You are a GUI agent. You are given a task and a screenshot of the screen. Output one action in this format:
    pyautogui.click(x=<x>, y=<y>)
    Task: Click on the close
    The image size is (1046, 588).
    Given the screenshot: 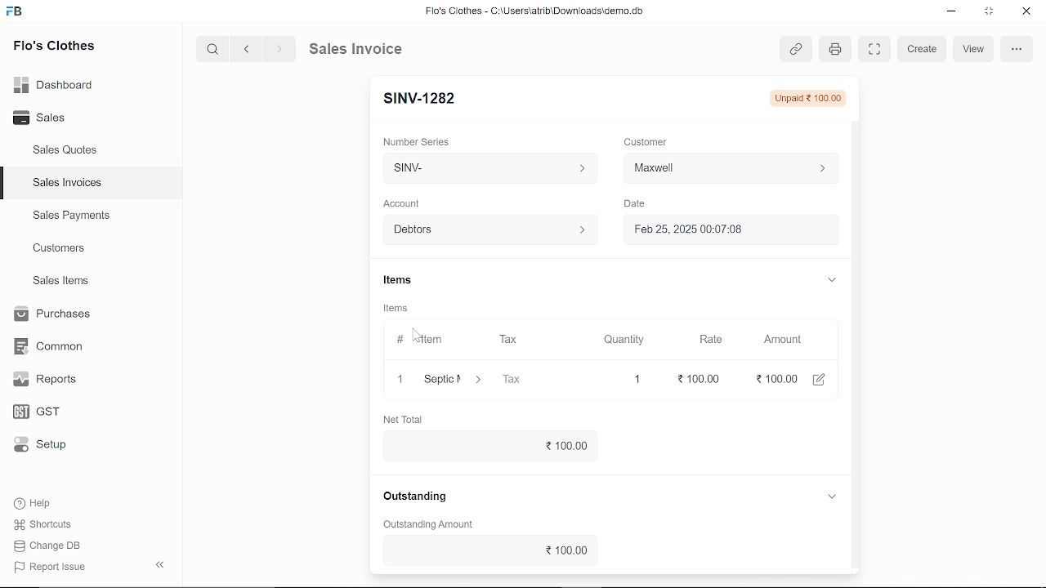 What is the action you would take?
    pyautogui.click(x=1025, y=10)
    